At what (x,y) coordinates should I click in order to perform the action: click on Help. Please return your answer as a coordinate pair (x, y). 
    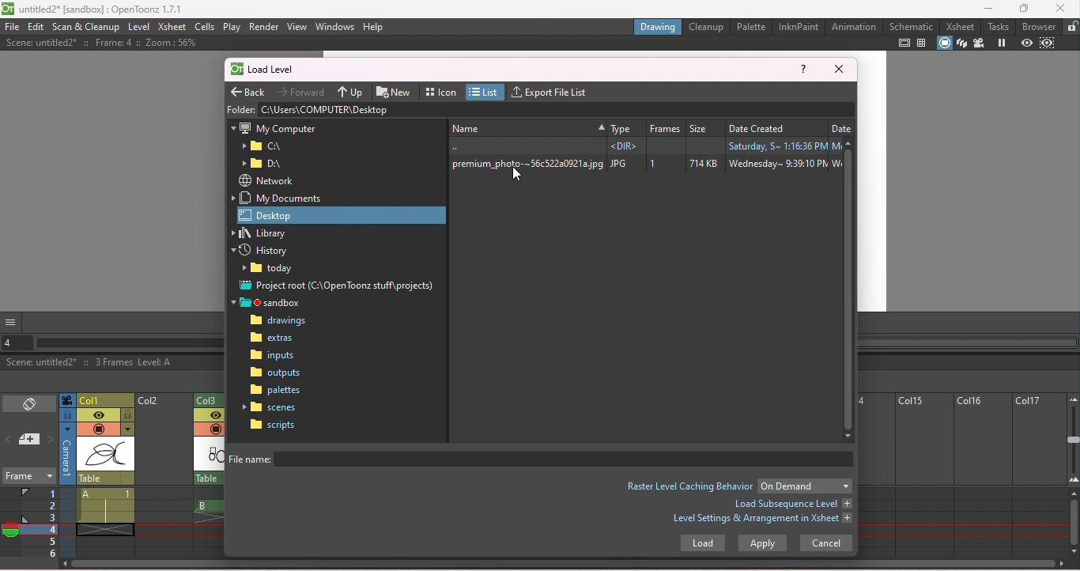
    Looking at the image, I should click on (374, 26).